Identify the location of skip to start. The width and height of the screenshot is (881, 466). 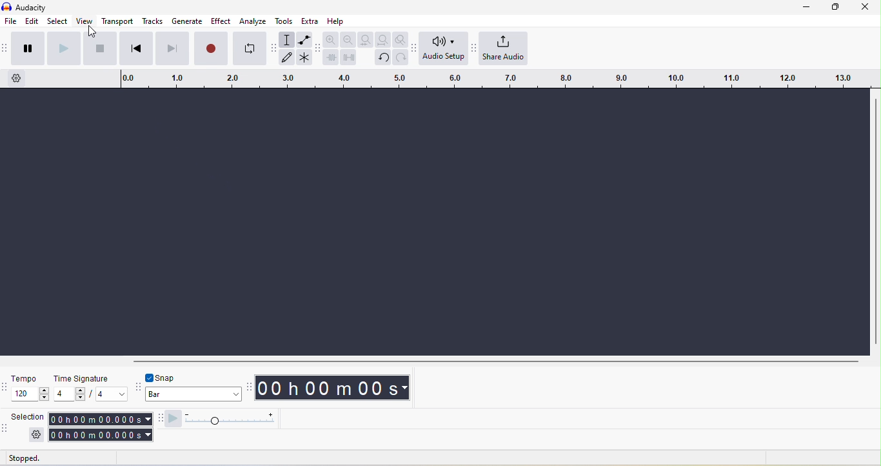
(137, 48).